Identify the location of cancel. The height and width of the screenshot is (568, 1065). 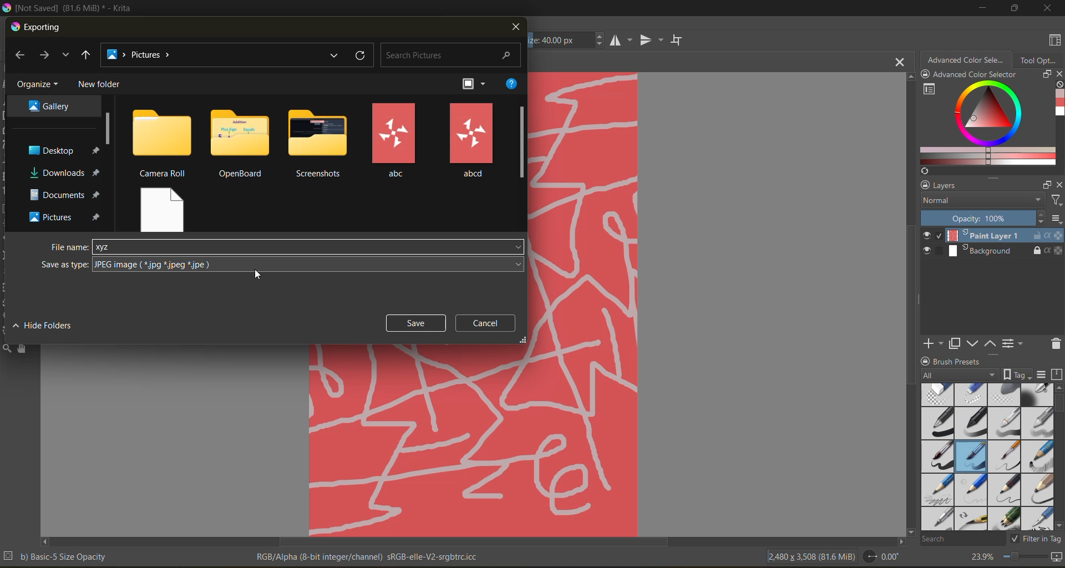
(490, 323).